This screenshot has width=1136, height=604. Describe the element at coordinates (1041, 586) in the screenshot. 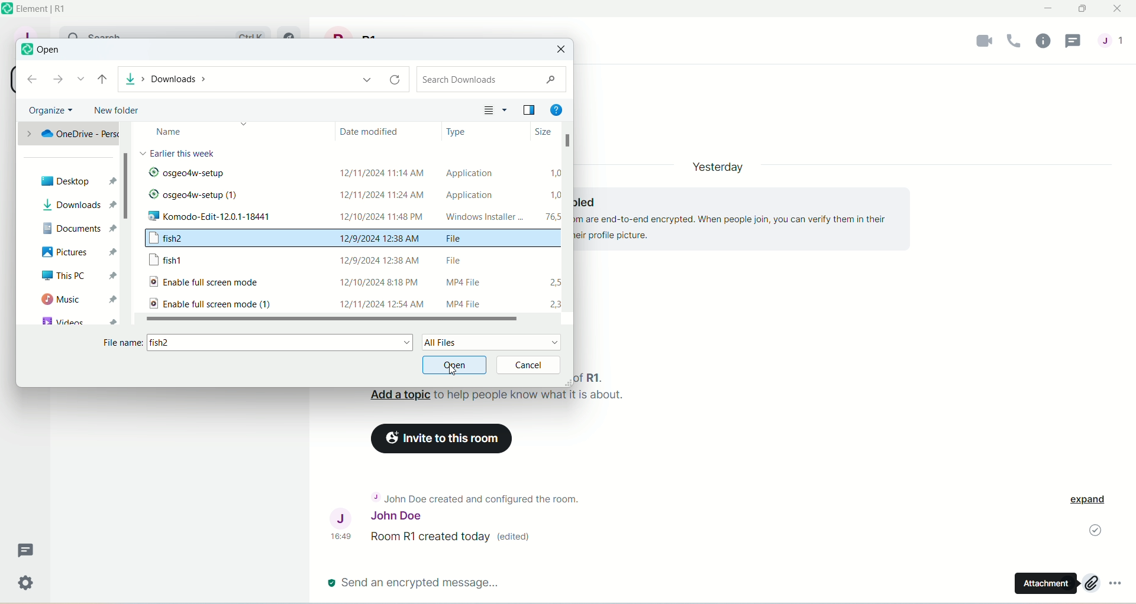

I see `attachment` at that location.